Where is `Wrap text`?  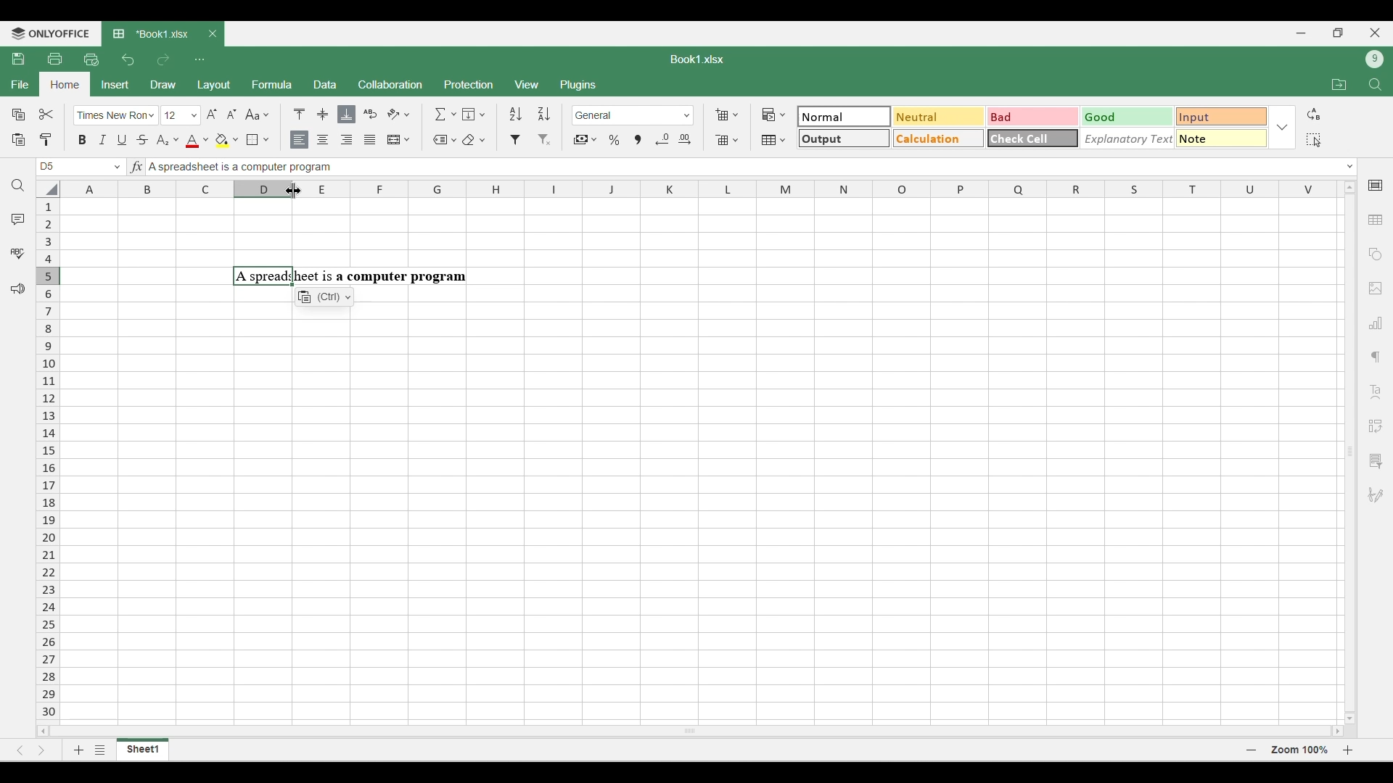
Wrap text is located at coordinates (371, 114).